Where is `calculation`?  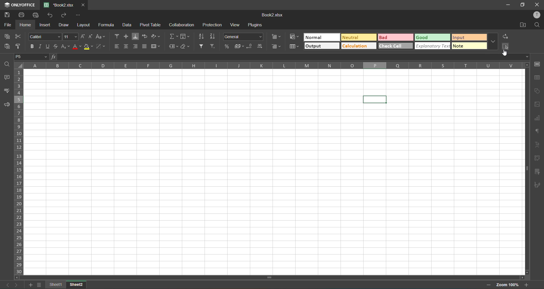
calculation is located at coordinates (358, 46).